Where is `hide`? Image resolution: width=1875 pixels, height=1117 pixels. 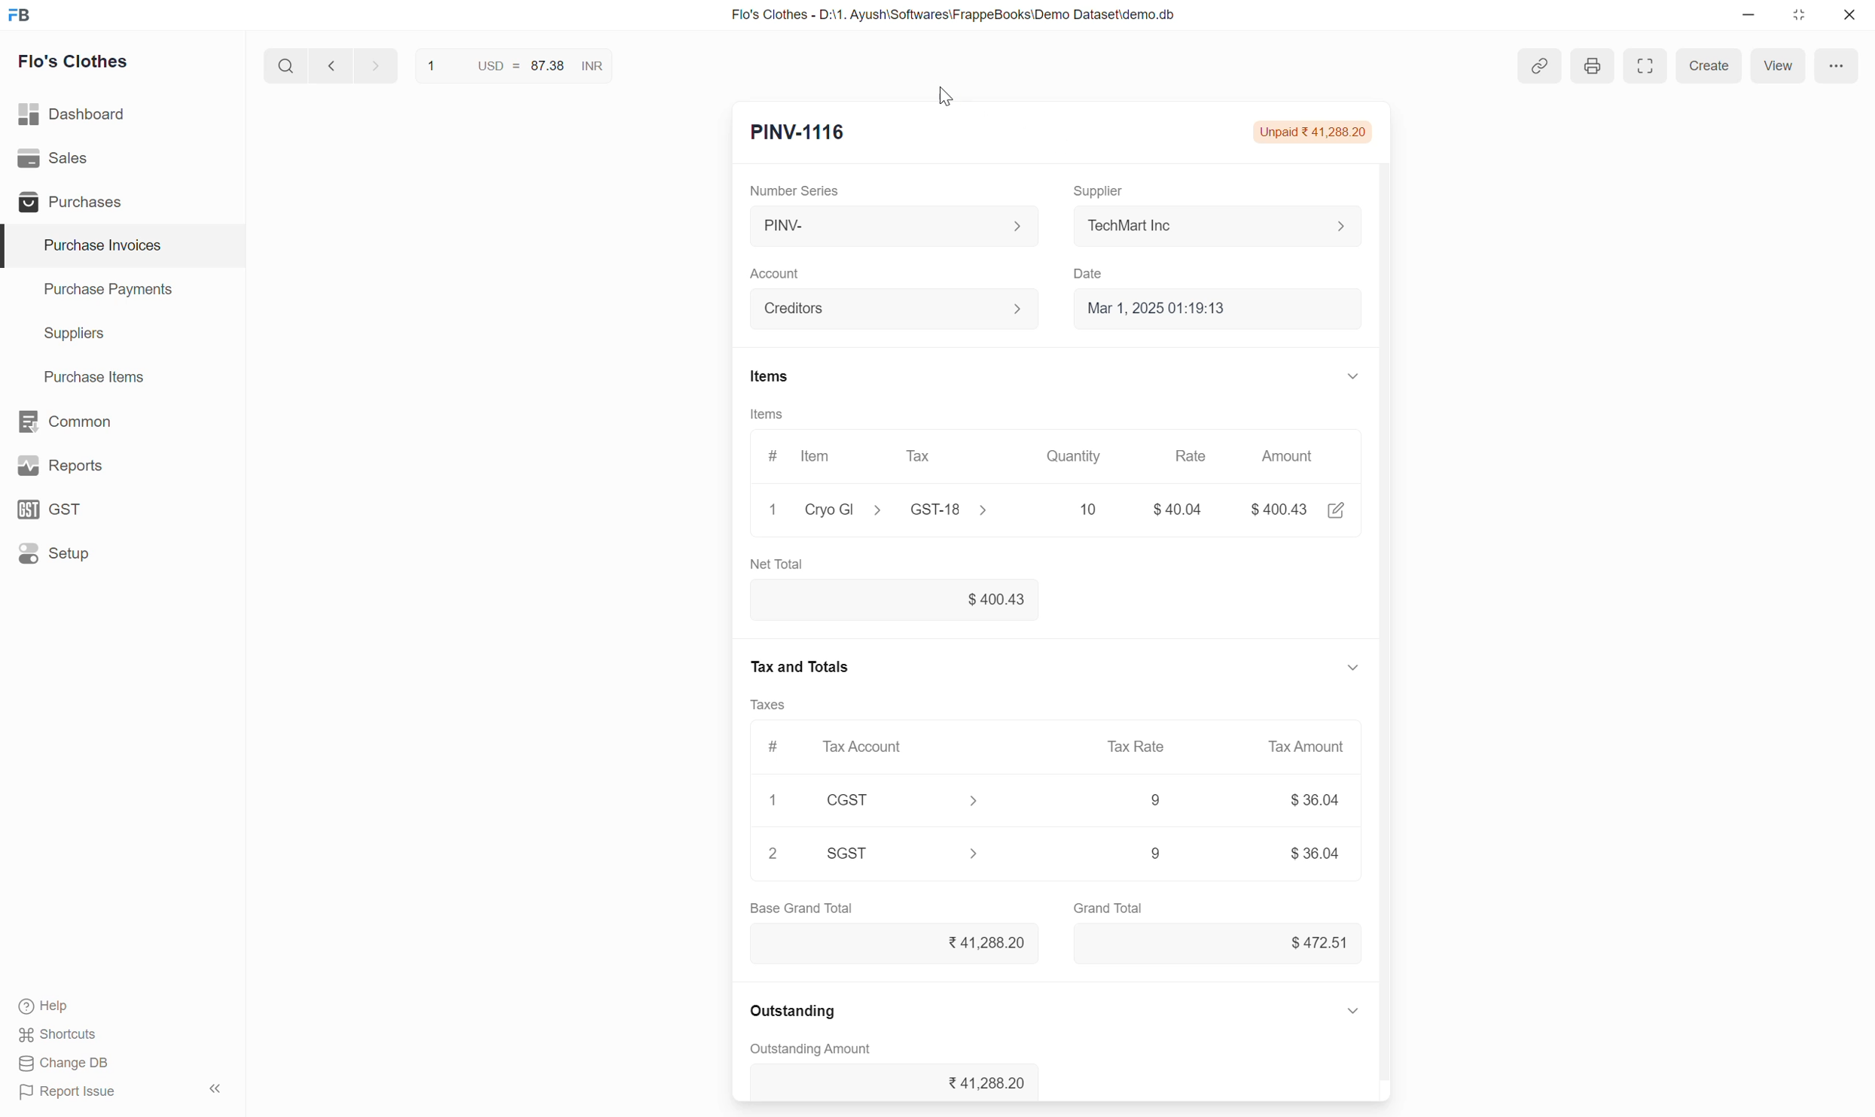
hide is located at coordinates (213, 1086).